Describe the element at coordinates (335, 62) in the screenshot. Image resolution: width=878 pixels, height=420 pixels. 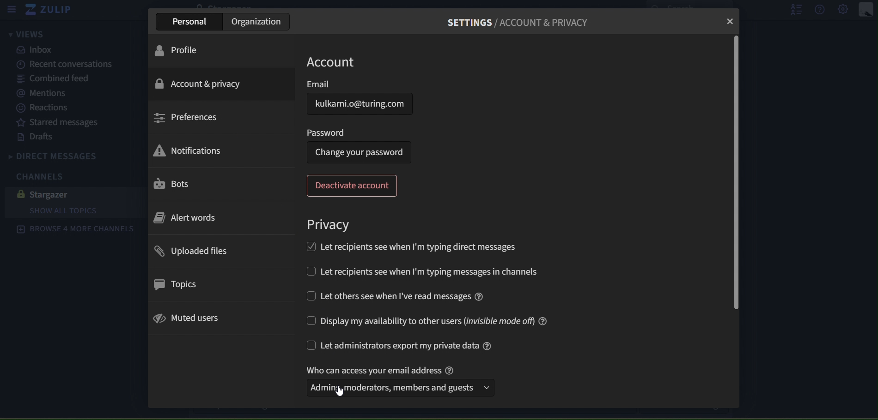
I see `account` at that location.